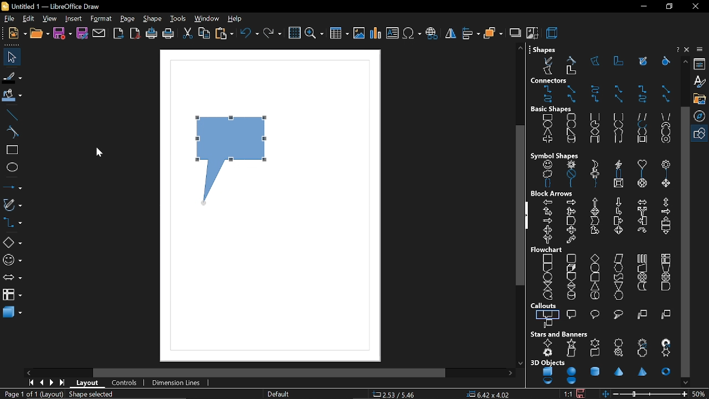 The height and width of the screenshot is (399, 709). What do you see at coordinates (10, 131) in the screenshot?
I see `curve` at bounding box center [10, 131].